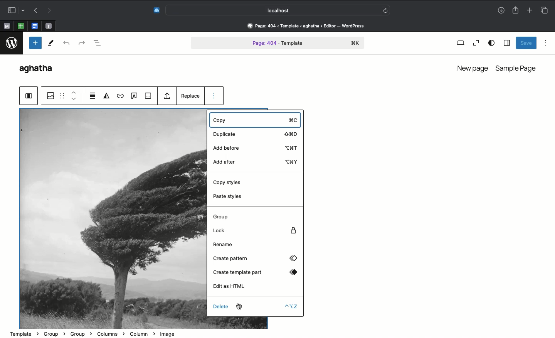  What do you see at coordinates (225, 217) in the screenshot?
I see `Group` at bounding box center [225, 217].